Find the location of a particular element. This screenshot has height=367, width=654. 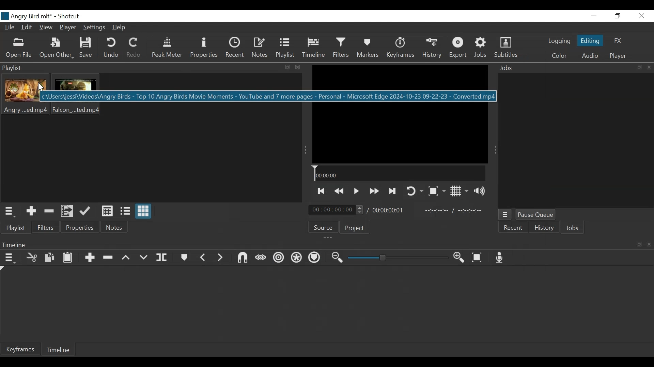

View as details is located at coordinates (108, 211).